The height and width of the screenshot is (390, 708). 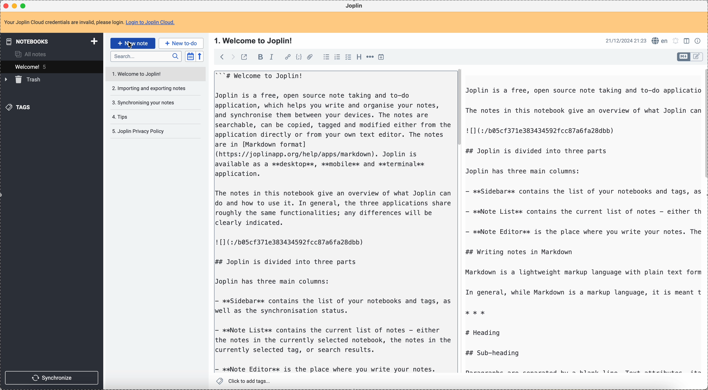 What do you see at coordinates (190, 56) in the screenshot?
I see `toggle sort order field` at bounding box center [190, 56].